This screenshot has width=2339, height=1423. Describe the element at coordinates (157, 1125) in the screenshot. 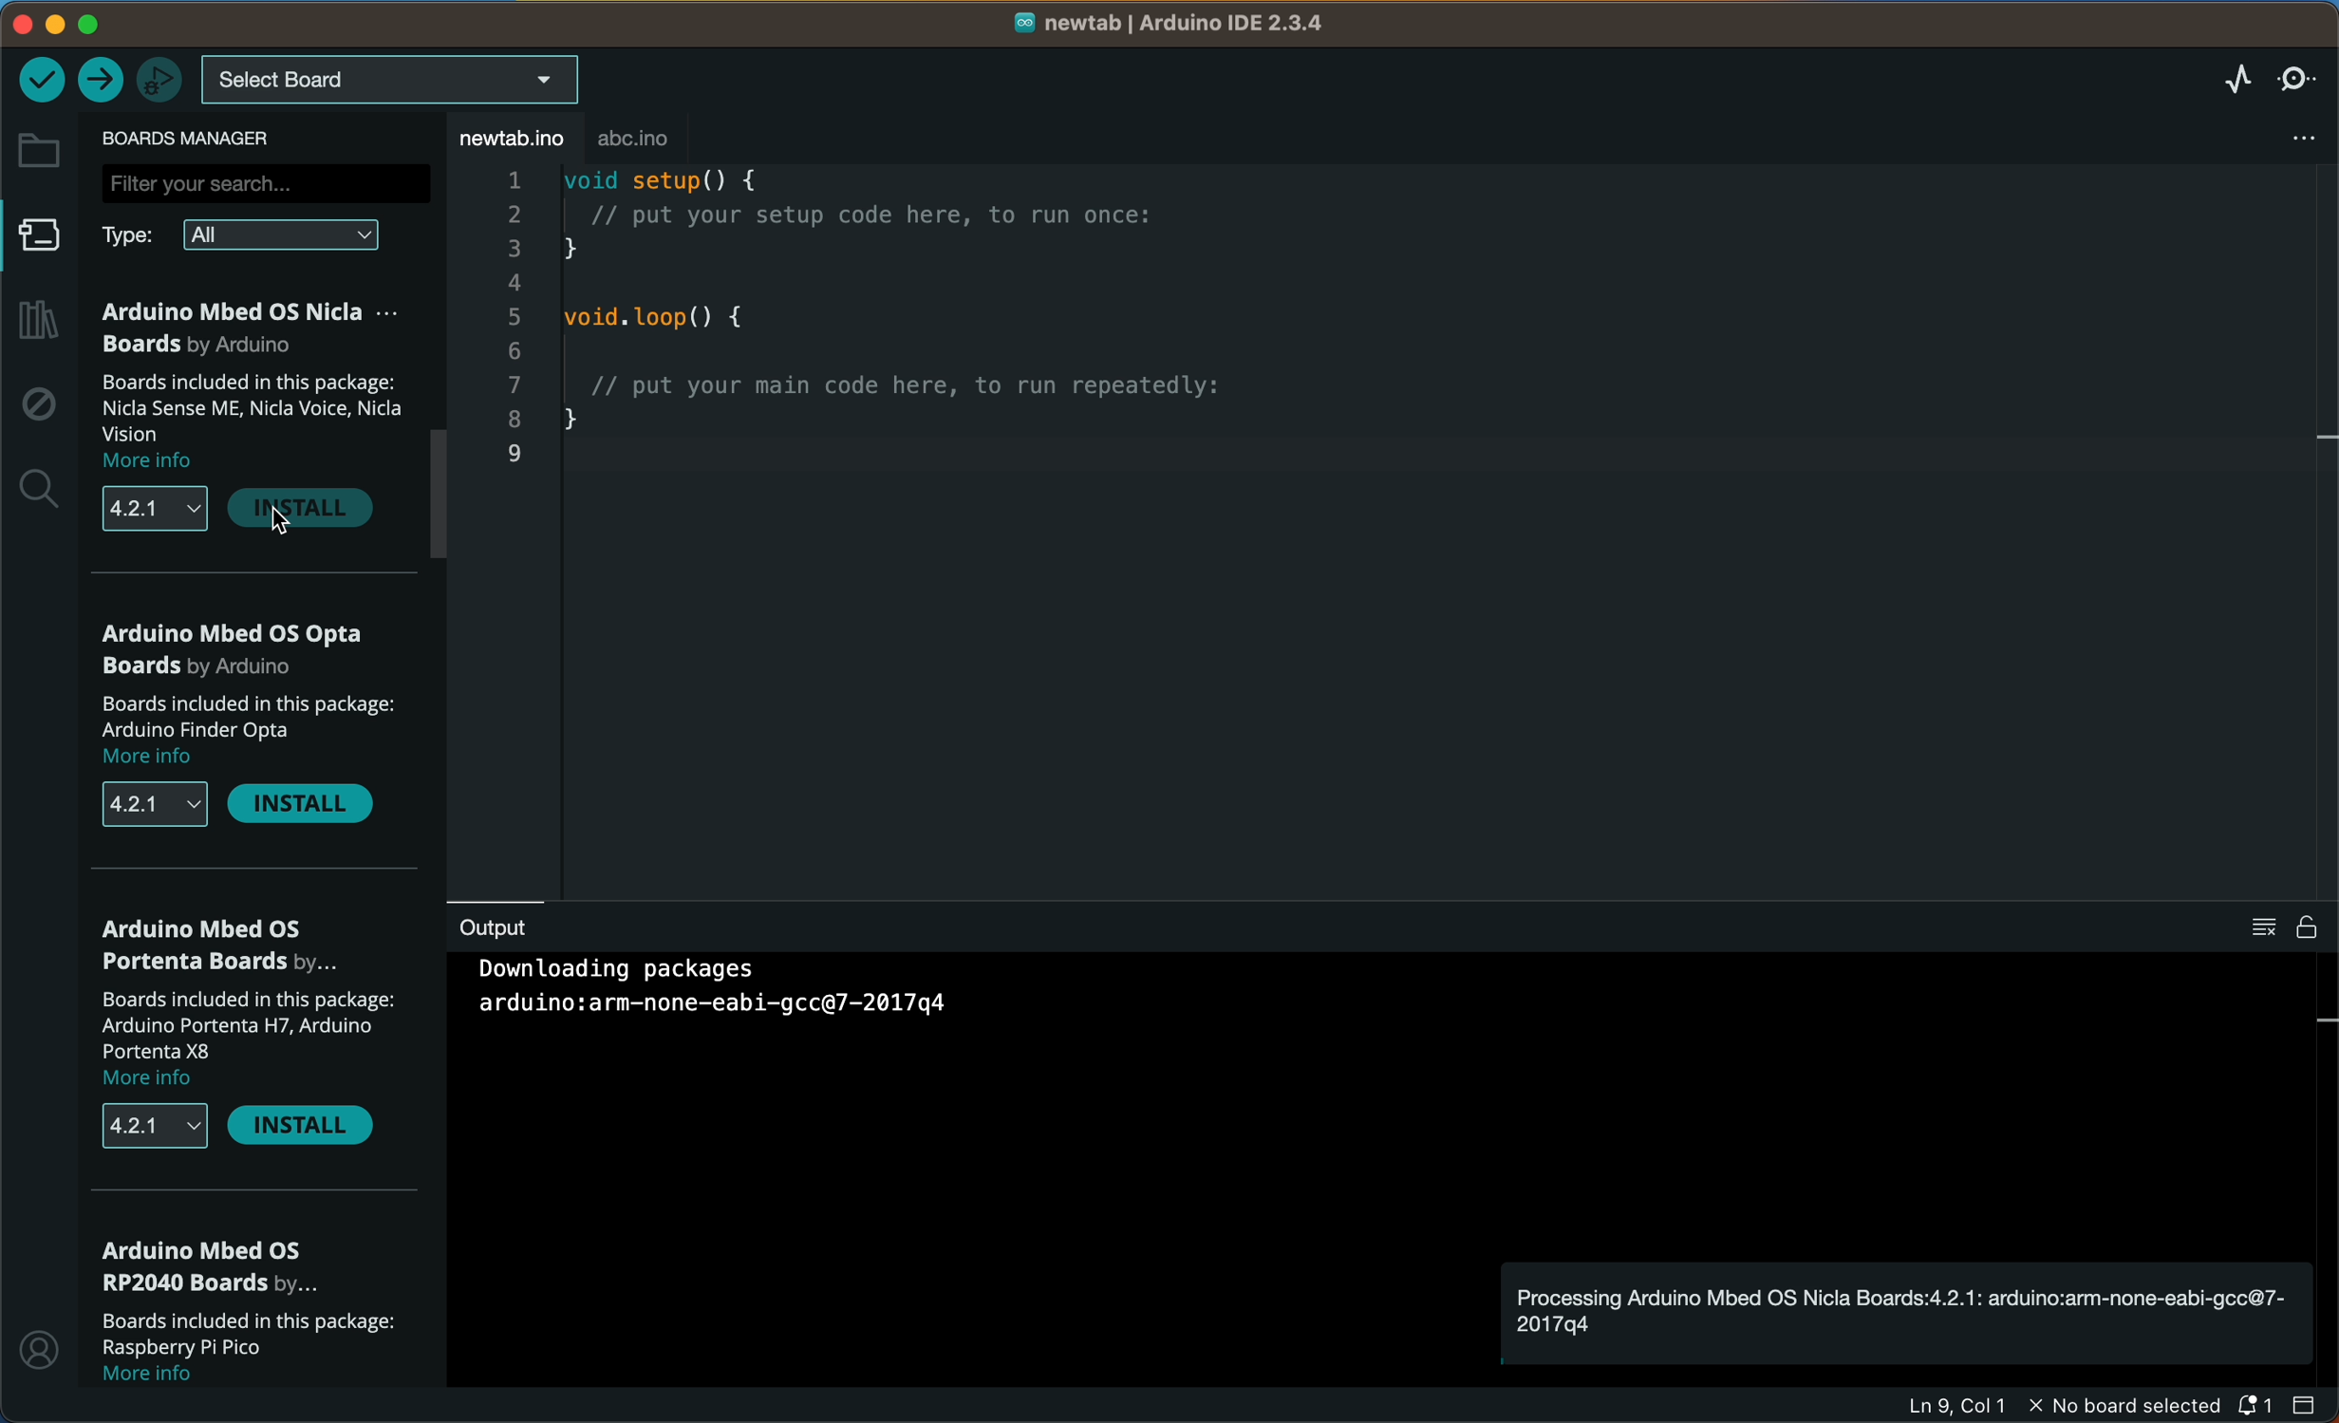

I see `versions` at that location.